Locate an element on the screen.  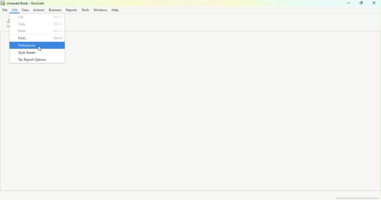
Actions is located at coordinates (38, 9).